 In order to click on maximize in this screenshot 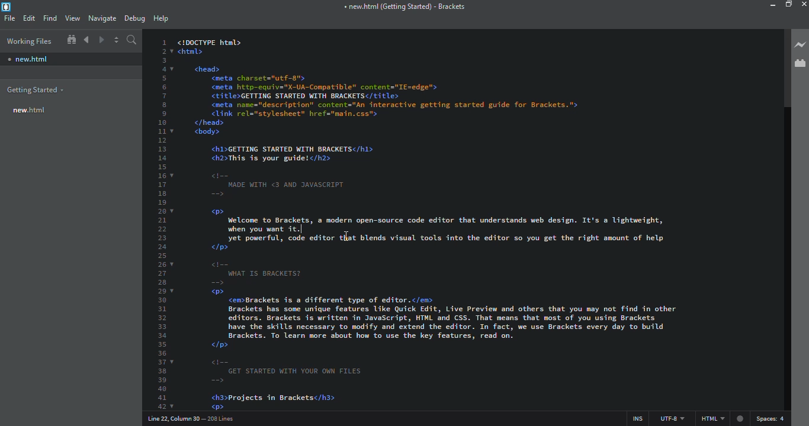, I will do `click(788, 4)`.